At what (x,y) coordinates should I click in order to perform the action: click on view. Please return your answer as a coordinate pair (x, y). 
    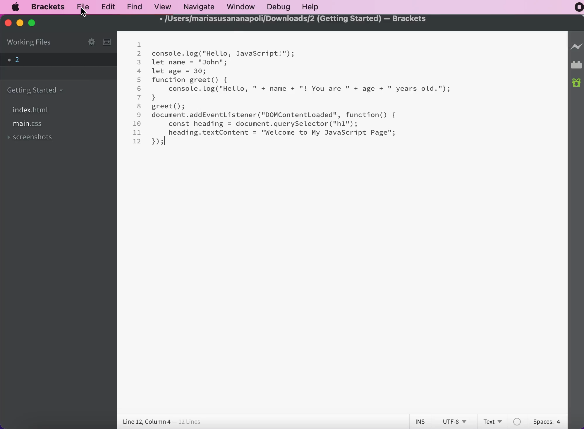
    Looking at the image, I should click on (161, 6).